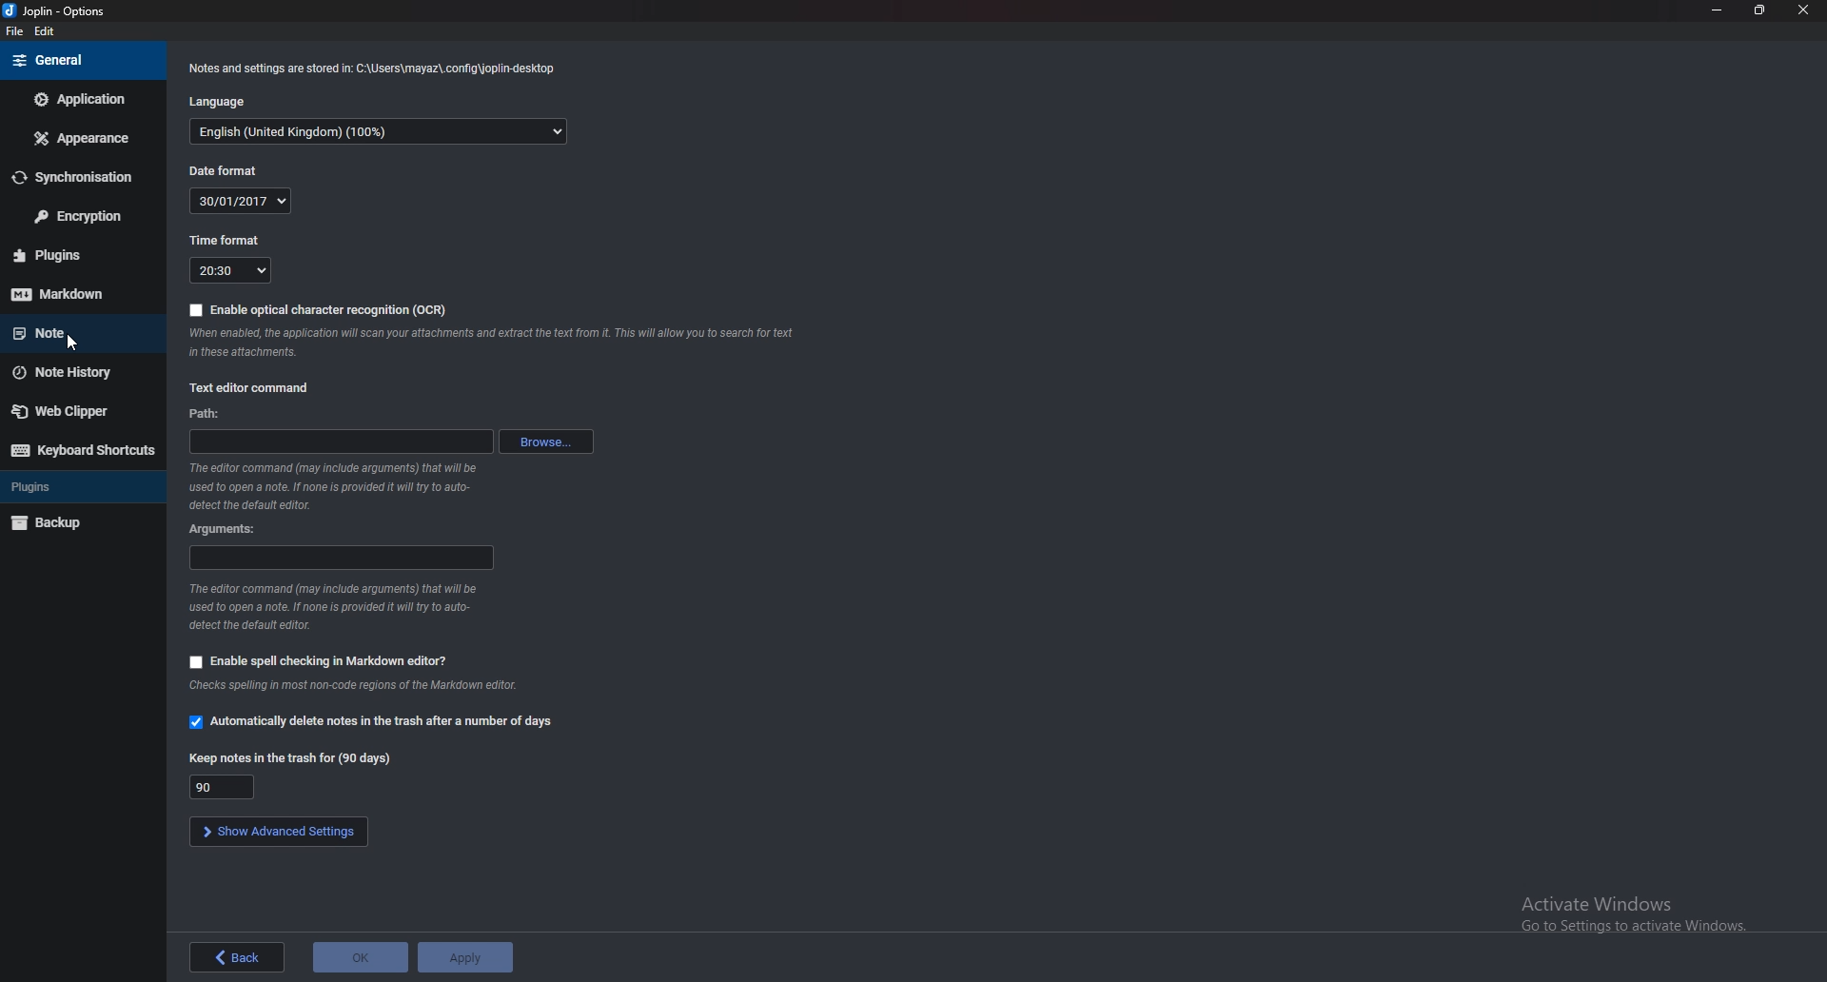 The image size is (1827, 982). What do you see at coordinates (53, 32) in the screenshot?
I see `edit` at bounding box center [53, 32].